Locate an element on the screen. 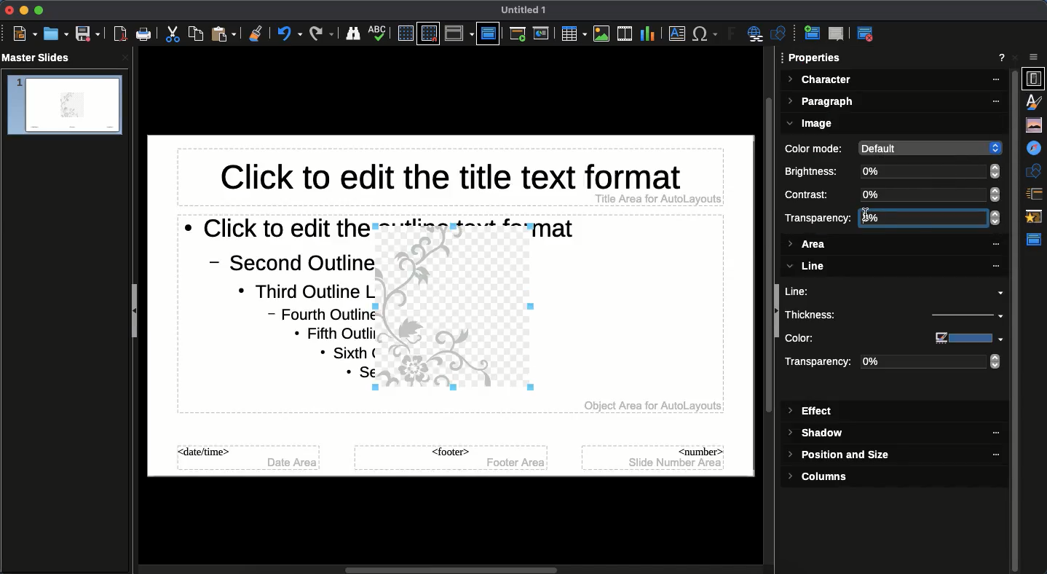  Spellcheck is located at coordinates (378, 32).